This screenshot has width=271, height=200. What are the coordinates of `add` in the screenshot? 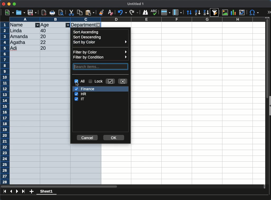 It's located at (31, 192).